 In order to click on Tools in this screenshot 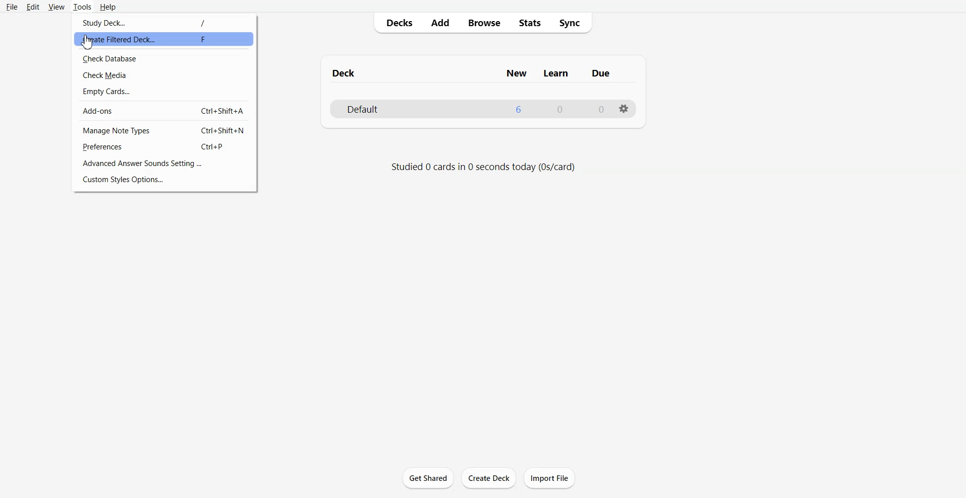, I will do `click(82, 7)`.